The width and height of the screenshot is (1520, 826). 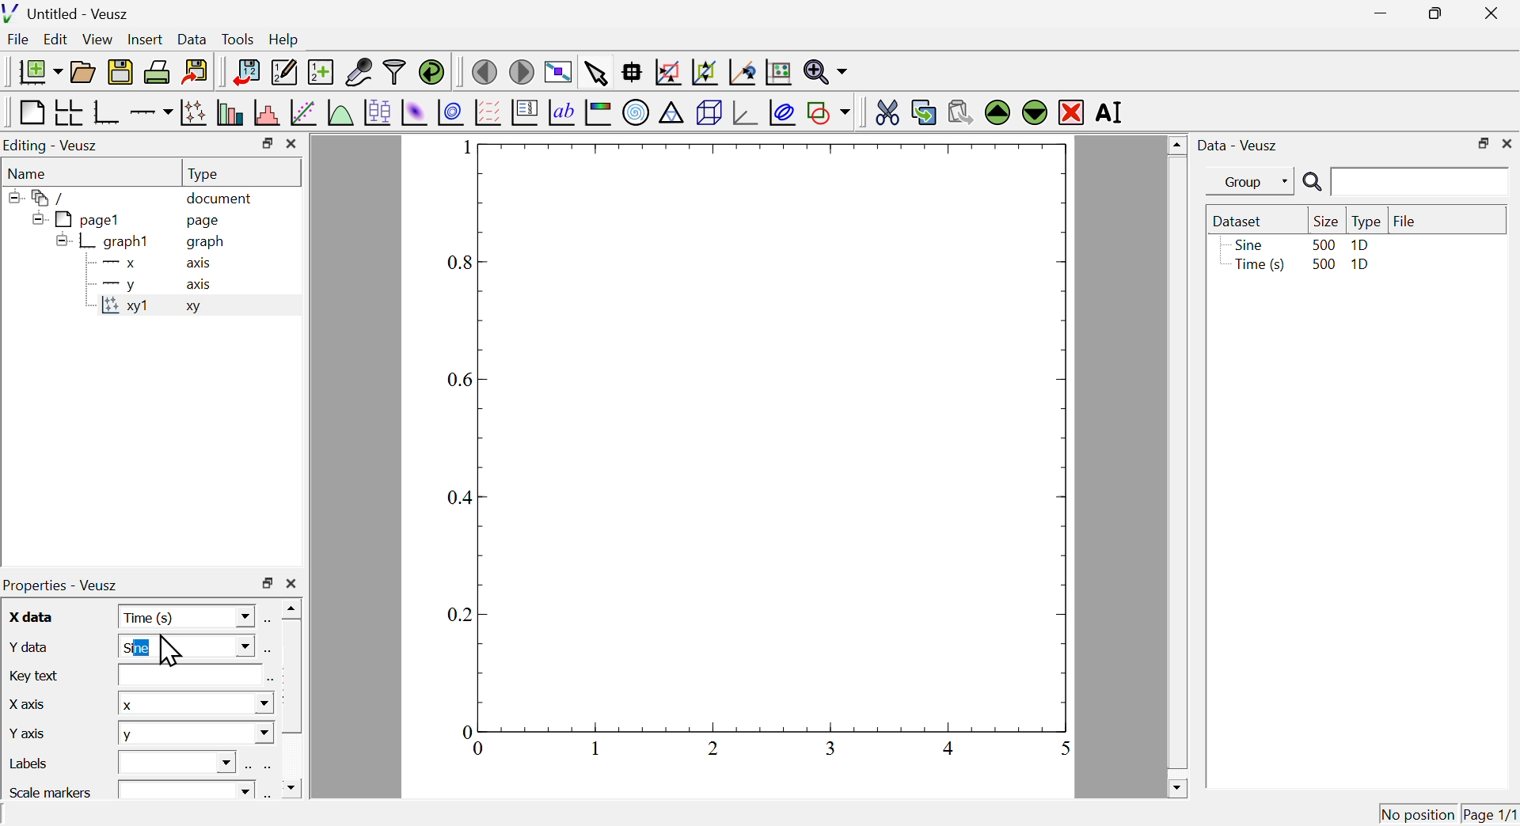 What do you see at coordinates (1376, 13) in the screenshot?
I see `minimize` at bounding box center [1376, 13].